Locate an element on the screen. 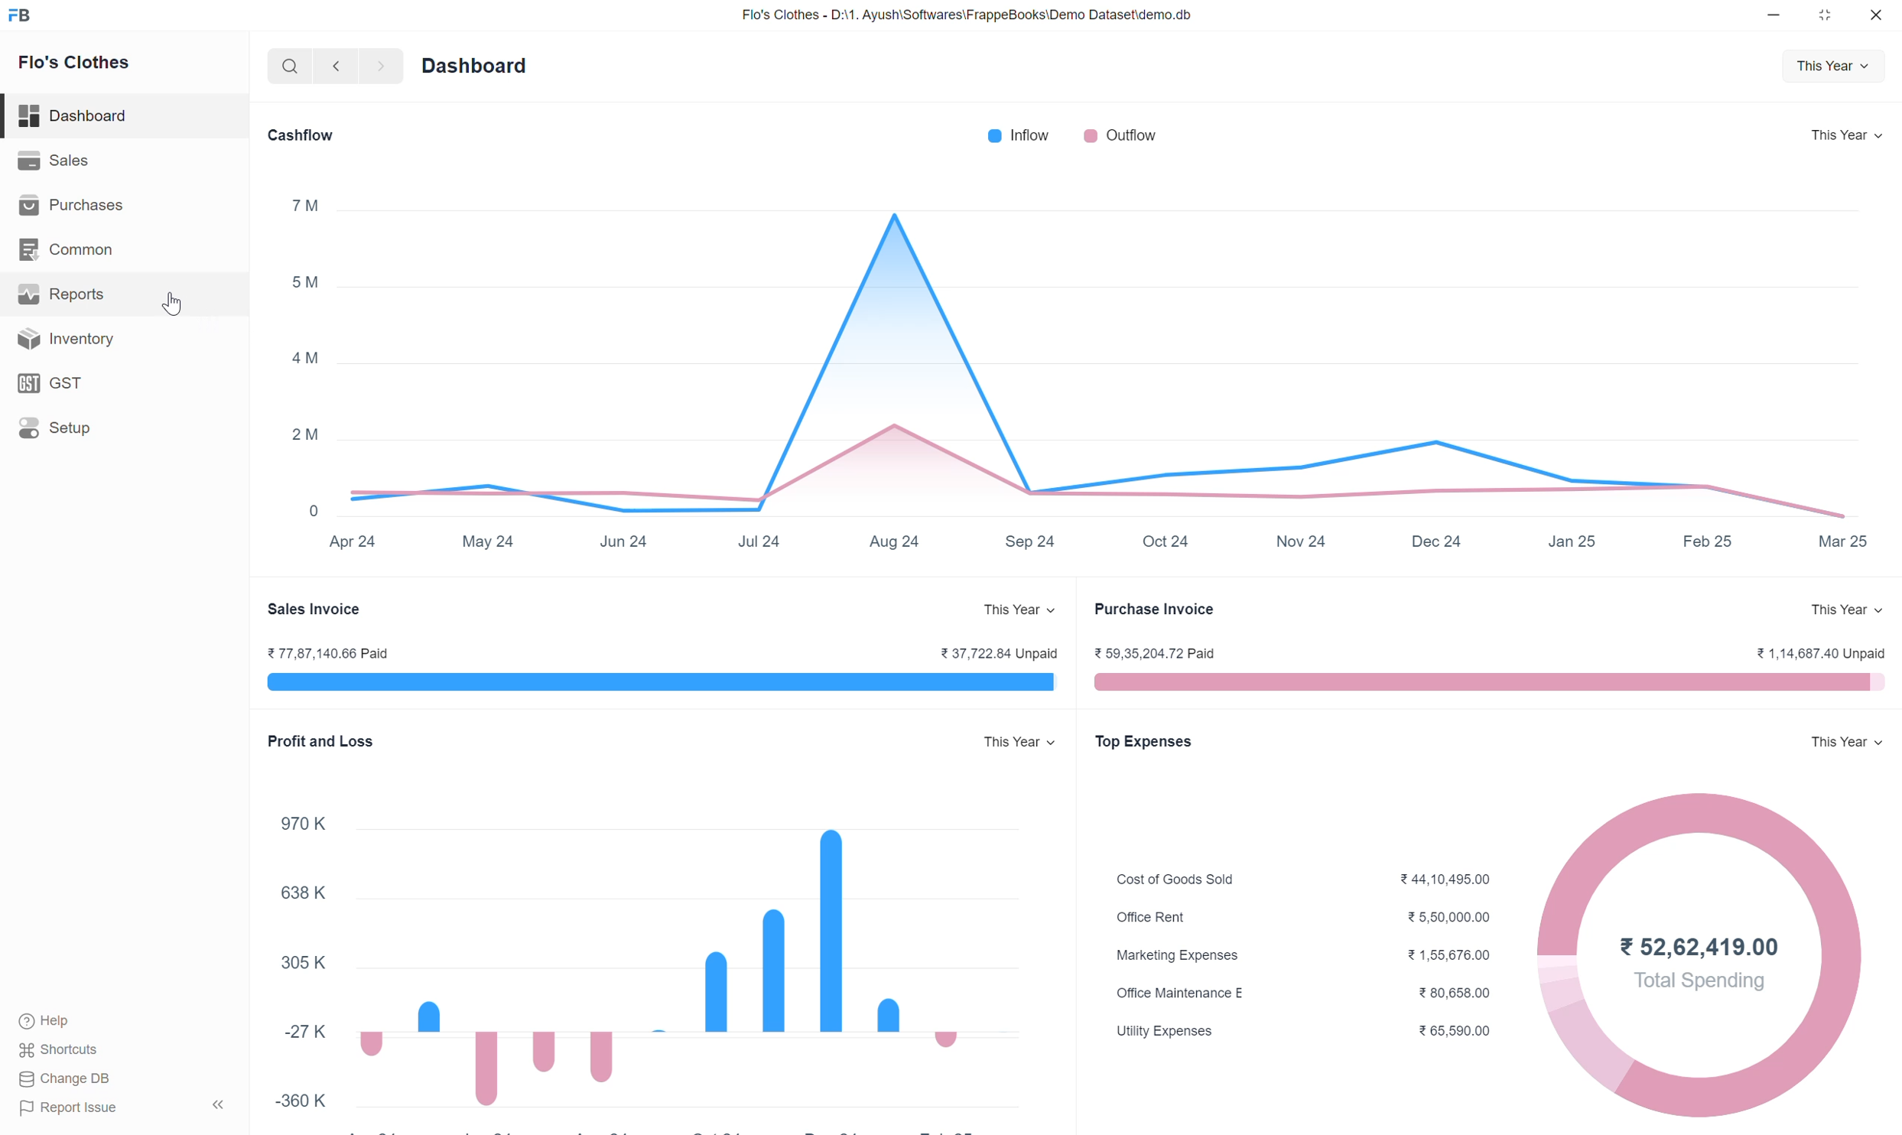  FB is located at coordinates (22, 15).